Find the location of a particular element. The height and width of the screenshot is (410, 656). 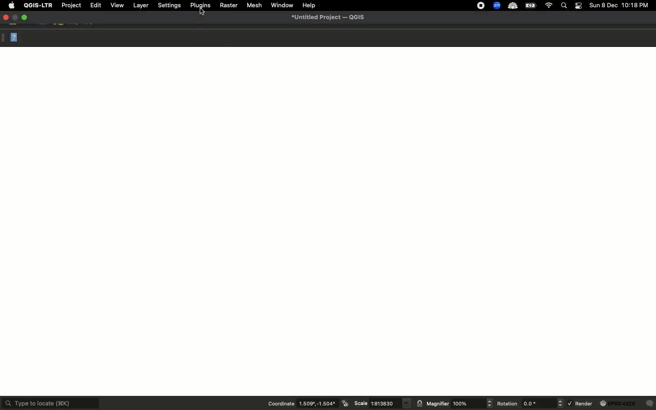

Maximize is located at coordinates (25, 17).